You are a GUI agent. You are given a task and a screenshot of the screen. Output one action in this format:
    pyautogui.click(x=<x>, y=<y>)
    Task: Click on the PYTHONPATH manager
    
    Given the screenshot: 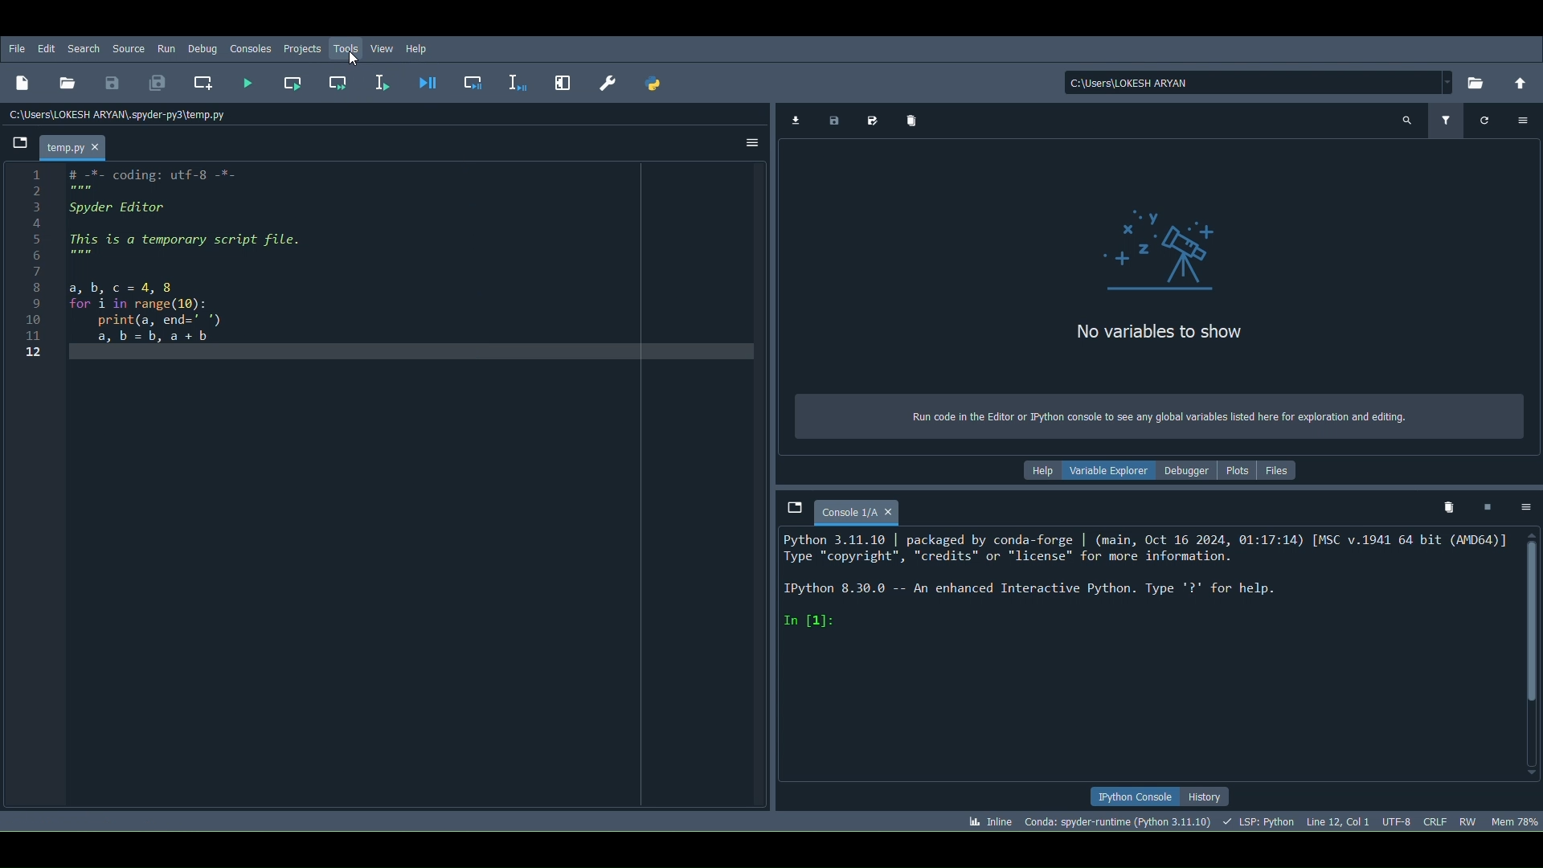 What is the action you would take?
    pyautogui.click(x=653, y=84)
    